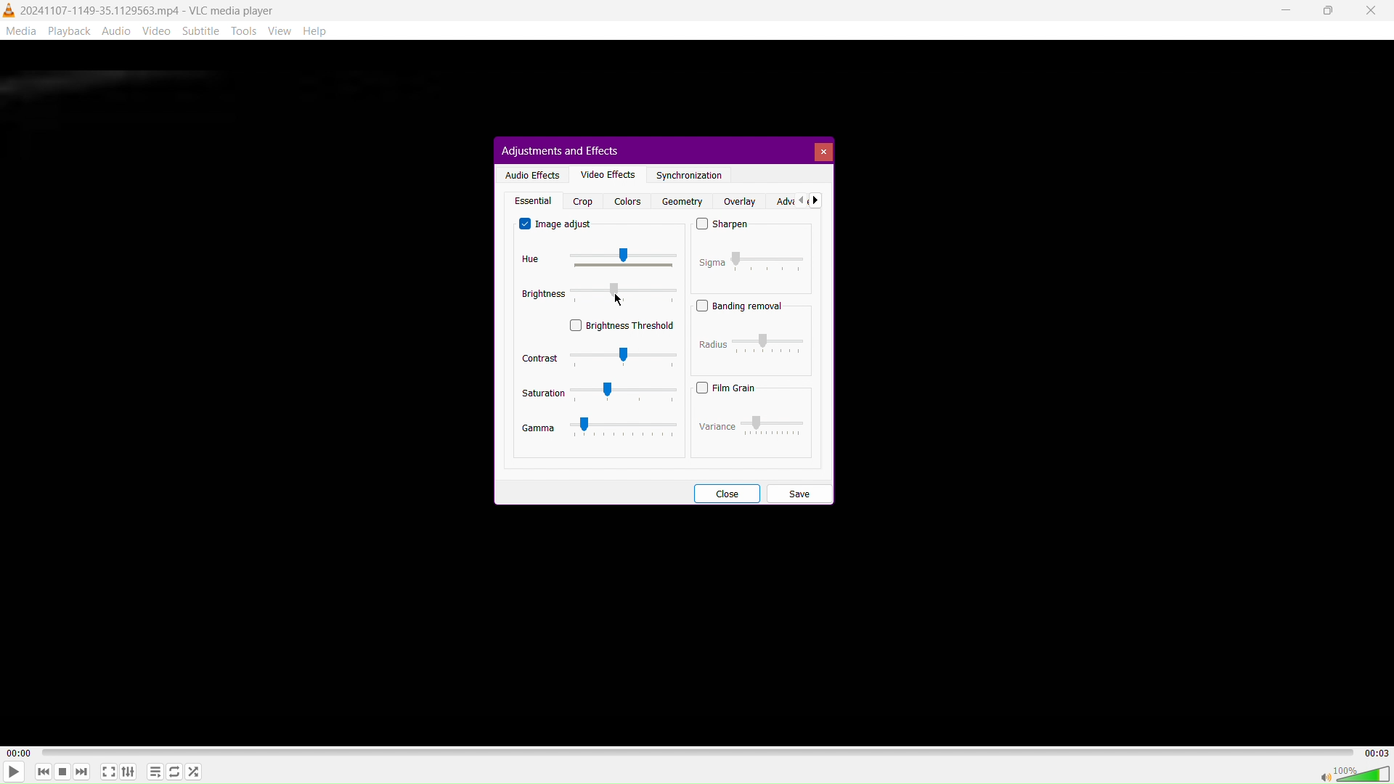 The image size is (1394, 784). Describe the element at coordinates (627, 201) in the screenshot. I see `Colors` at that location.